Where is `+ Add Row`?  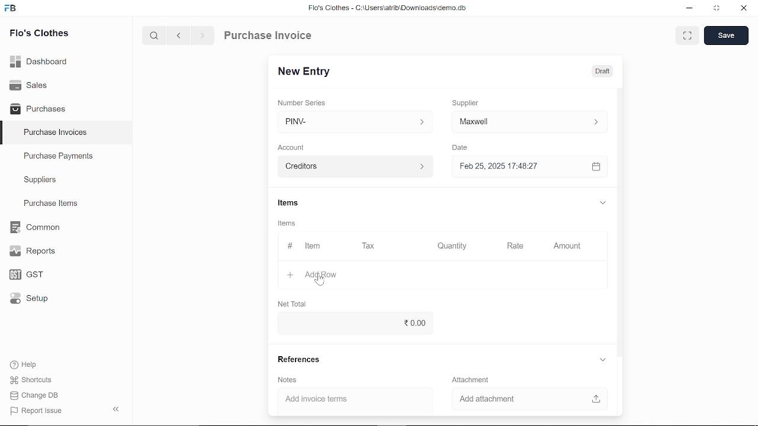
+ Add Row is located at coordinates (309, 274).